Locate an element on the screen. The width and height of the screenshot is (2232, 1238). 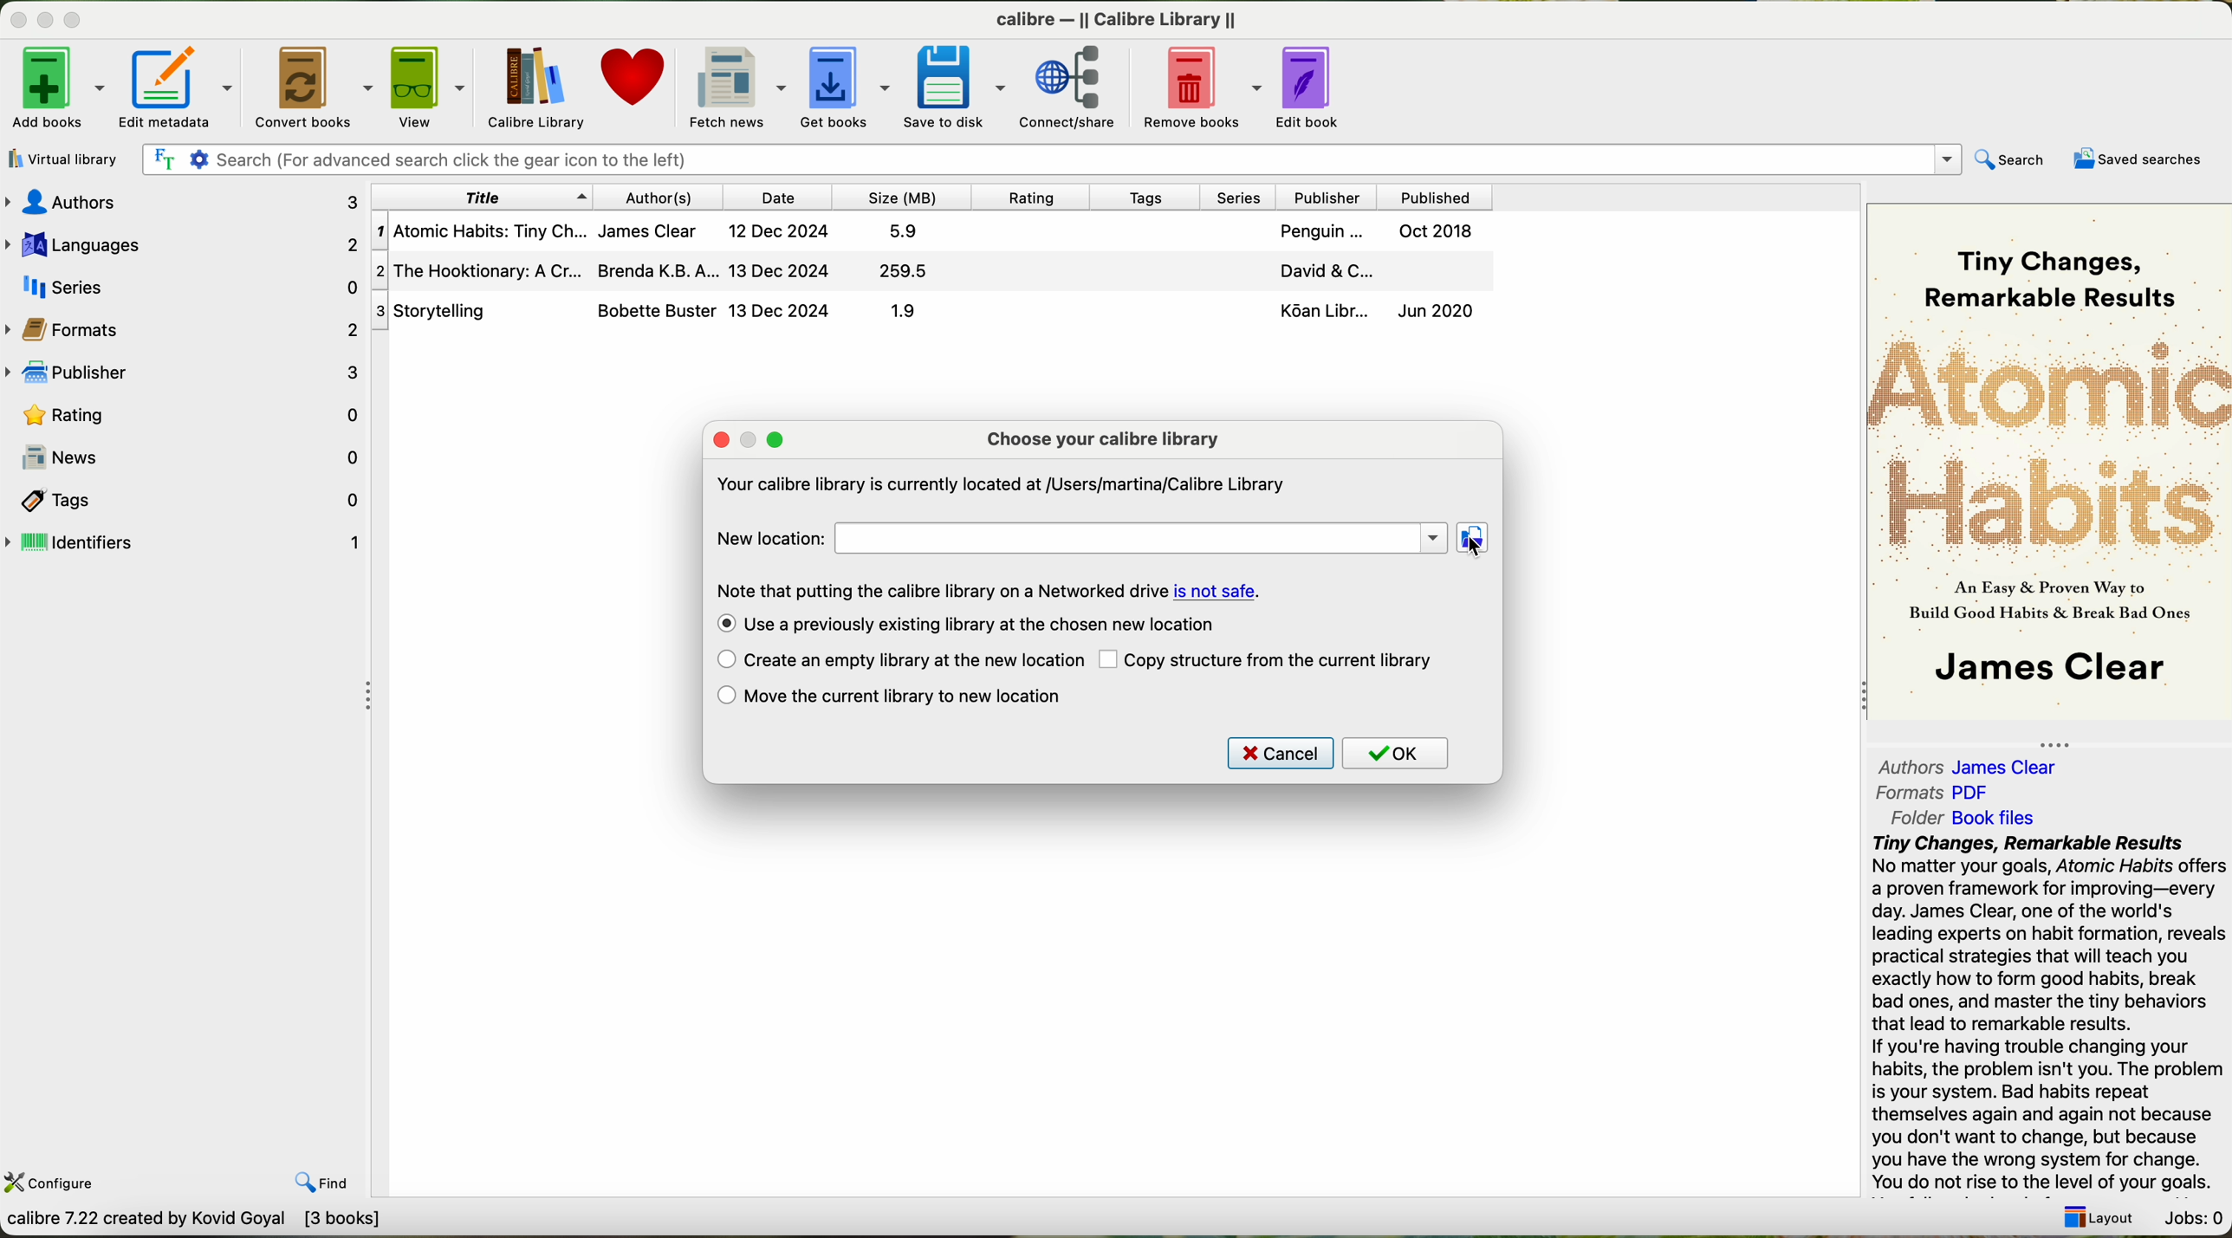
Collapse is located at coordinates (373, 697).